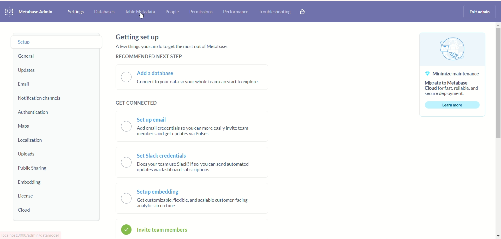 This screenshot has height=239, width=501. What do you see at coordinates (127, 163) in the screenshot?
I see `toggle button` at bounding box center [127, 163].